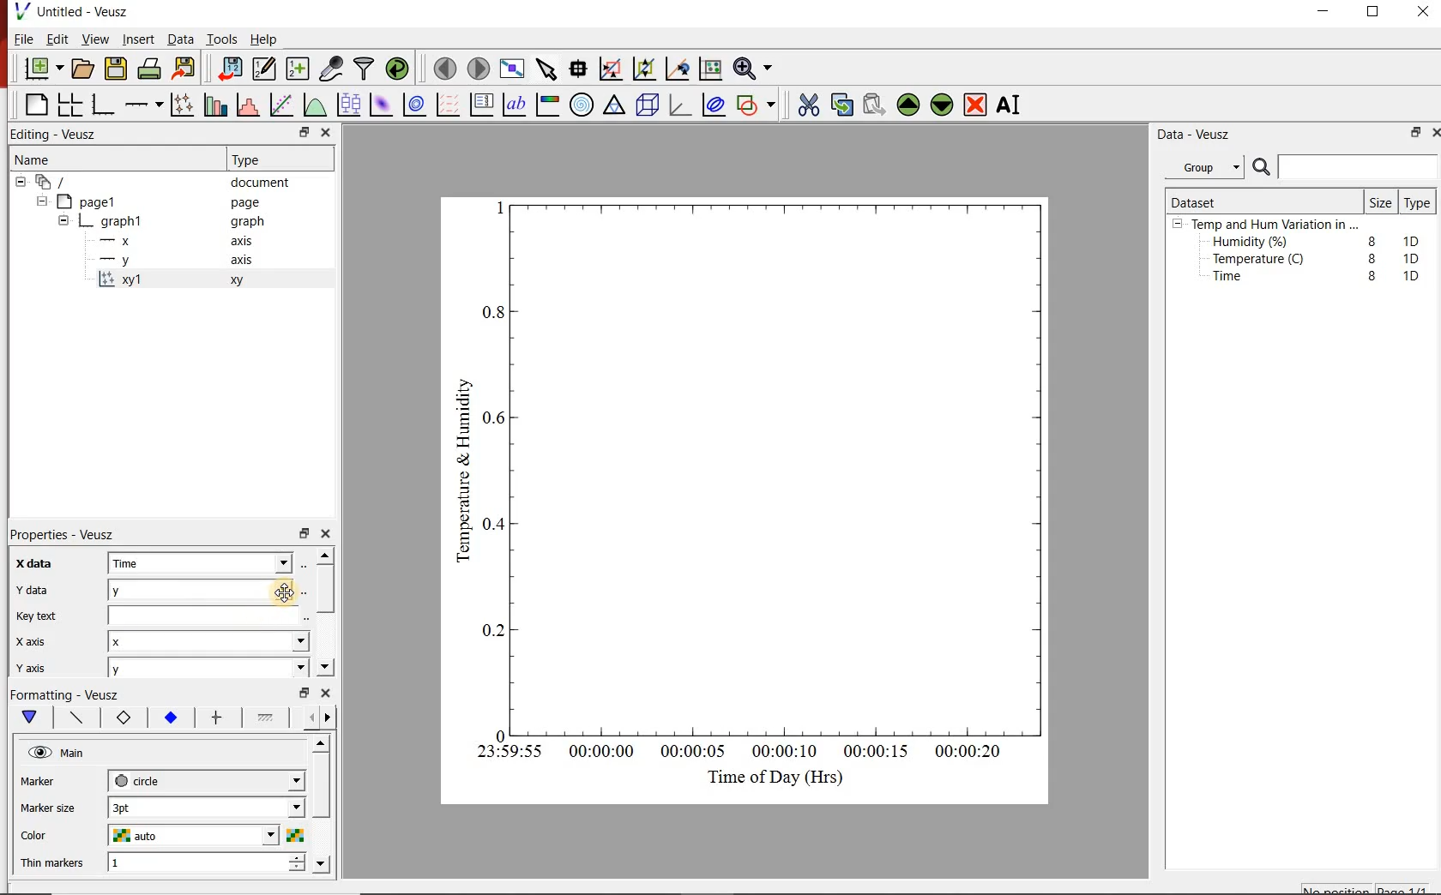  Describe the element at coordinates (1262, 261) in the screenshot. I see `Temperature (C)` at that location.